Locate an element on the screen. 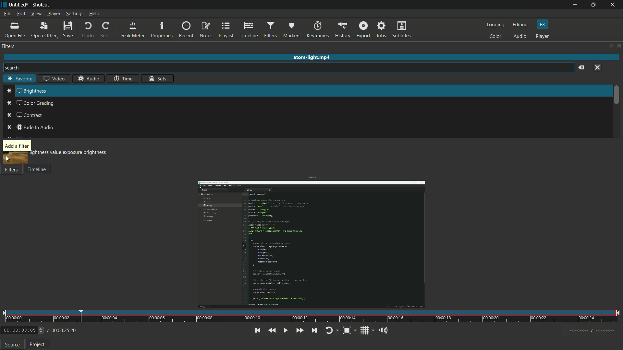 This screenshot has width=623, height=350. filters is located at coordinates (11, 170).